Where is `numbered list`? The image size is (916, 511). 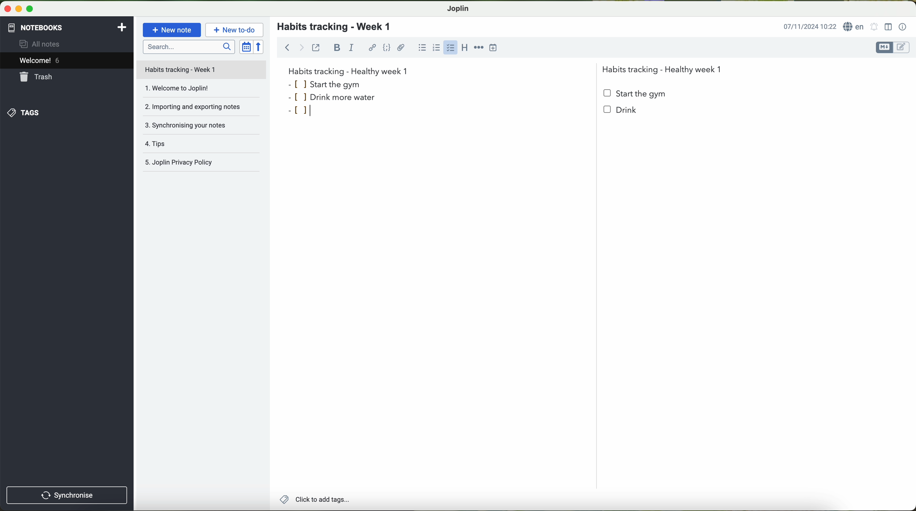 numbered list is located at coordinates (437, 47).